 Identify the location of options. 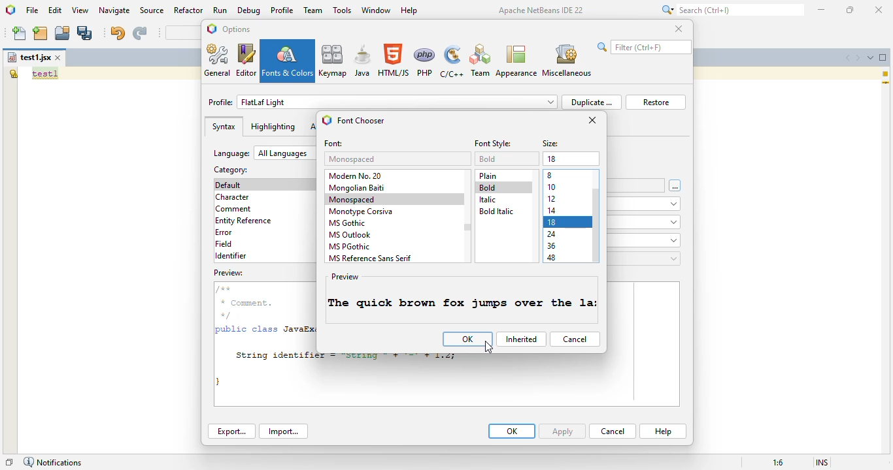
(237, 29).